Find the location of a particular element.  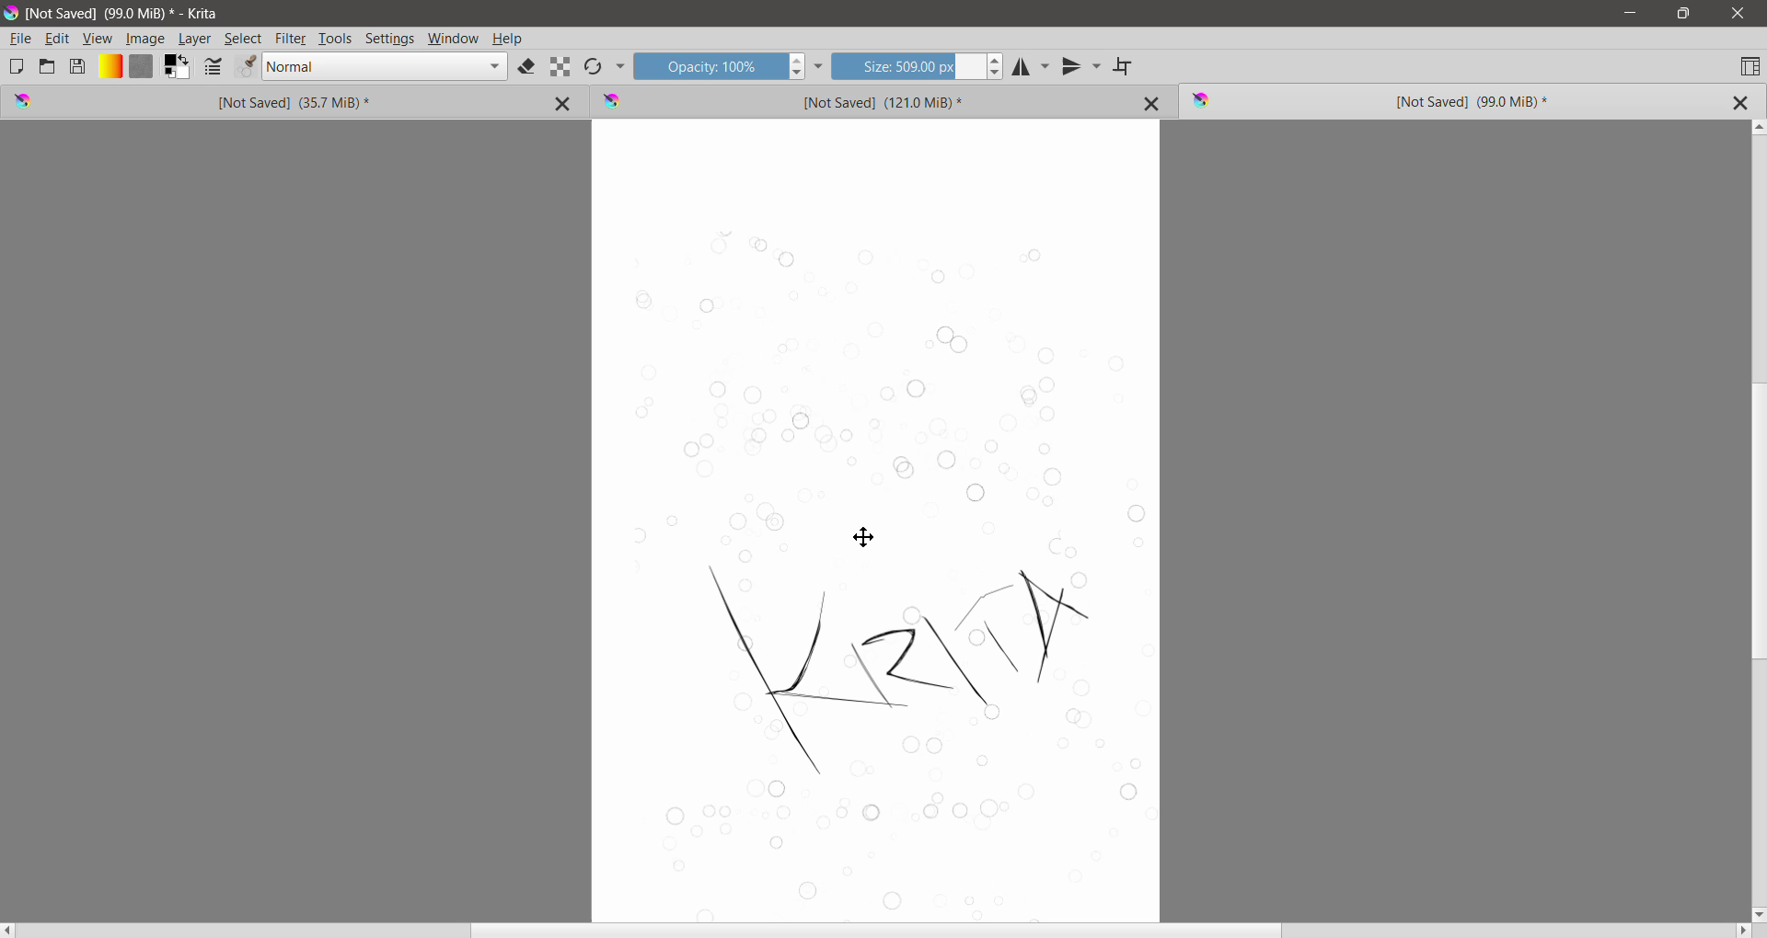

Wrap Around Mode is located at coordinates (1125, 67).